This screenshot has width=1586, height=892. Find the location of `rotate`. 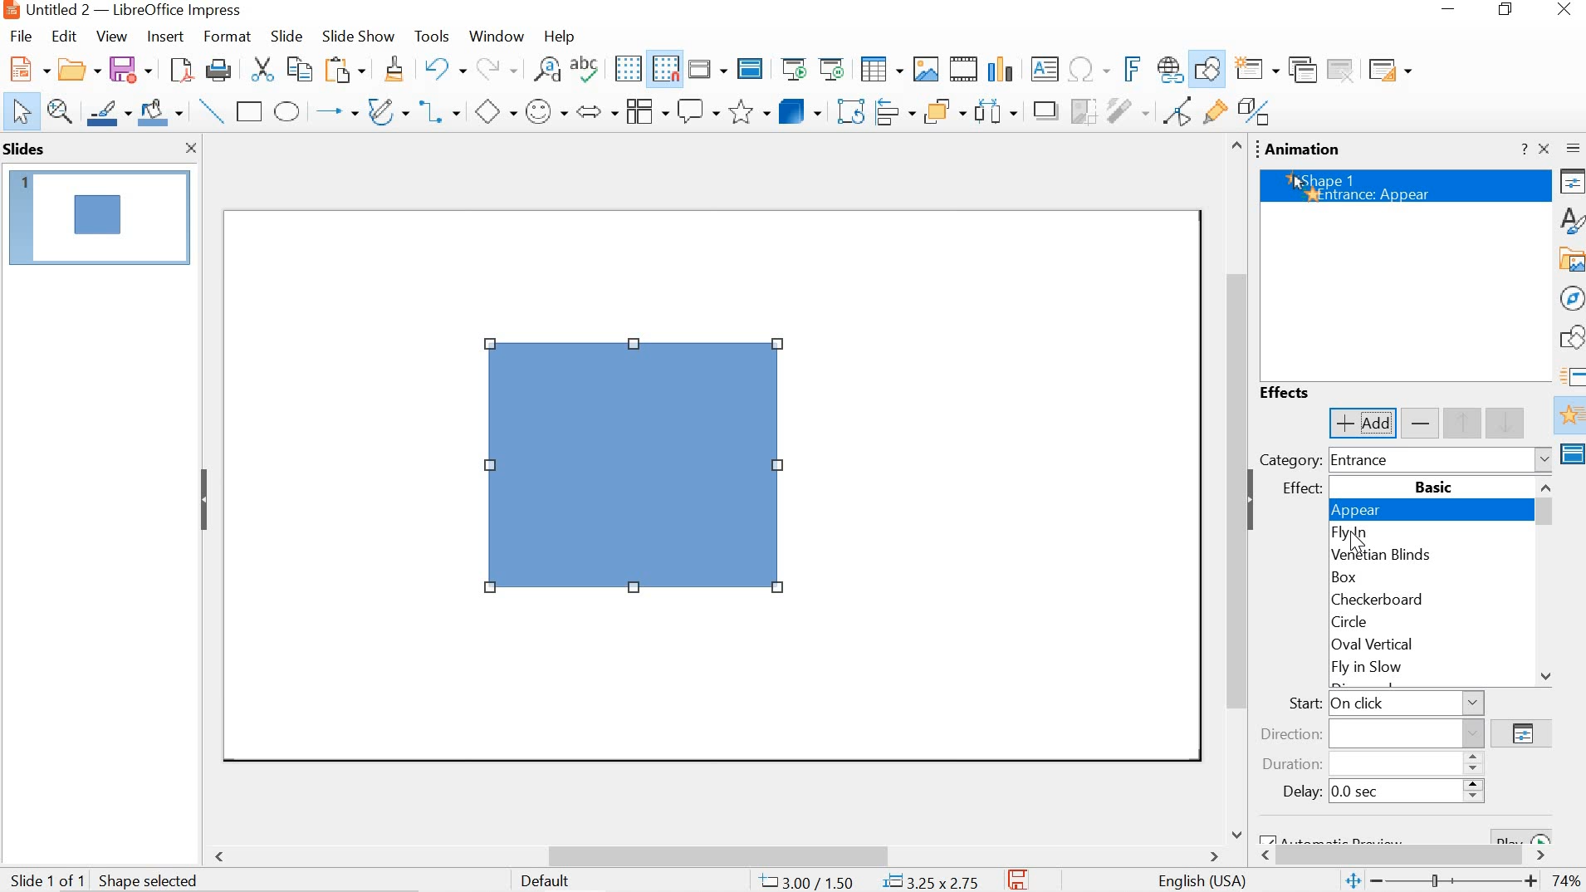

rotate is located at coordinates (849, 108).